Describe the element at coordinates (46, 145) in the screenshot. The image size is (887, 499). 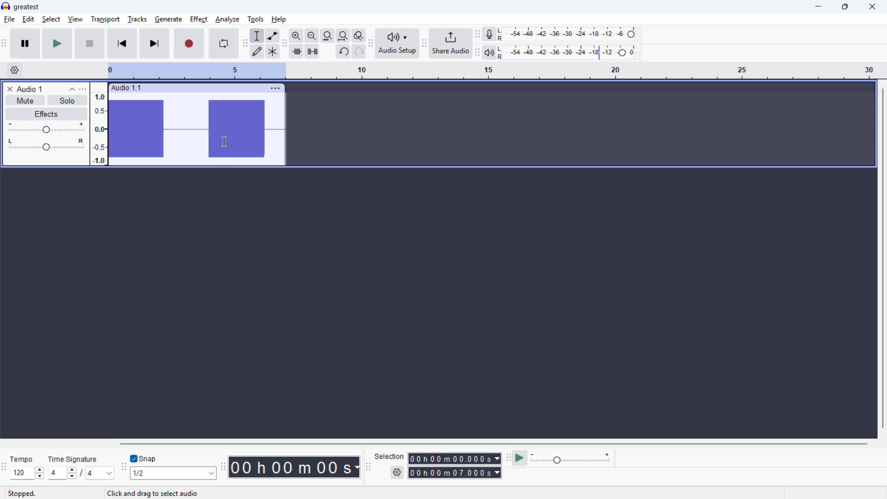
I see `Pan: Centre ` at that location.